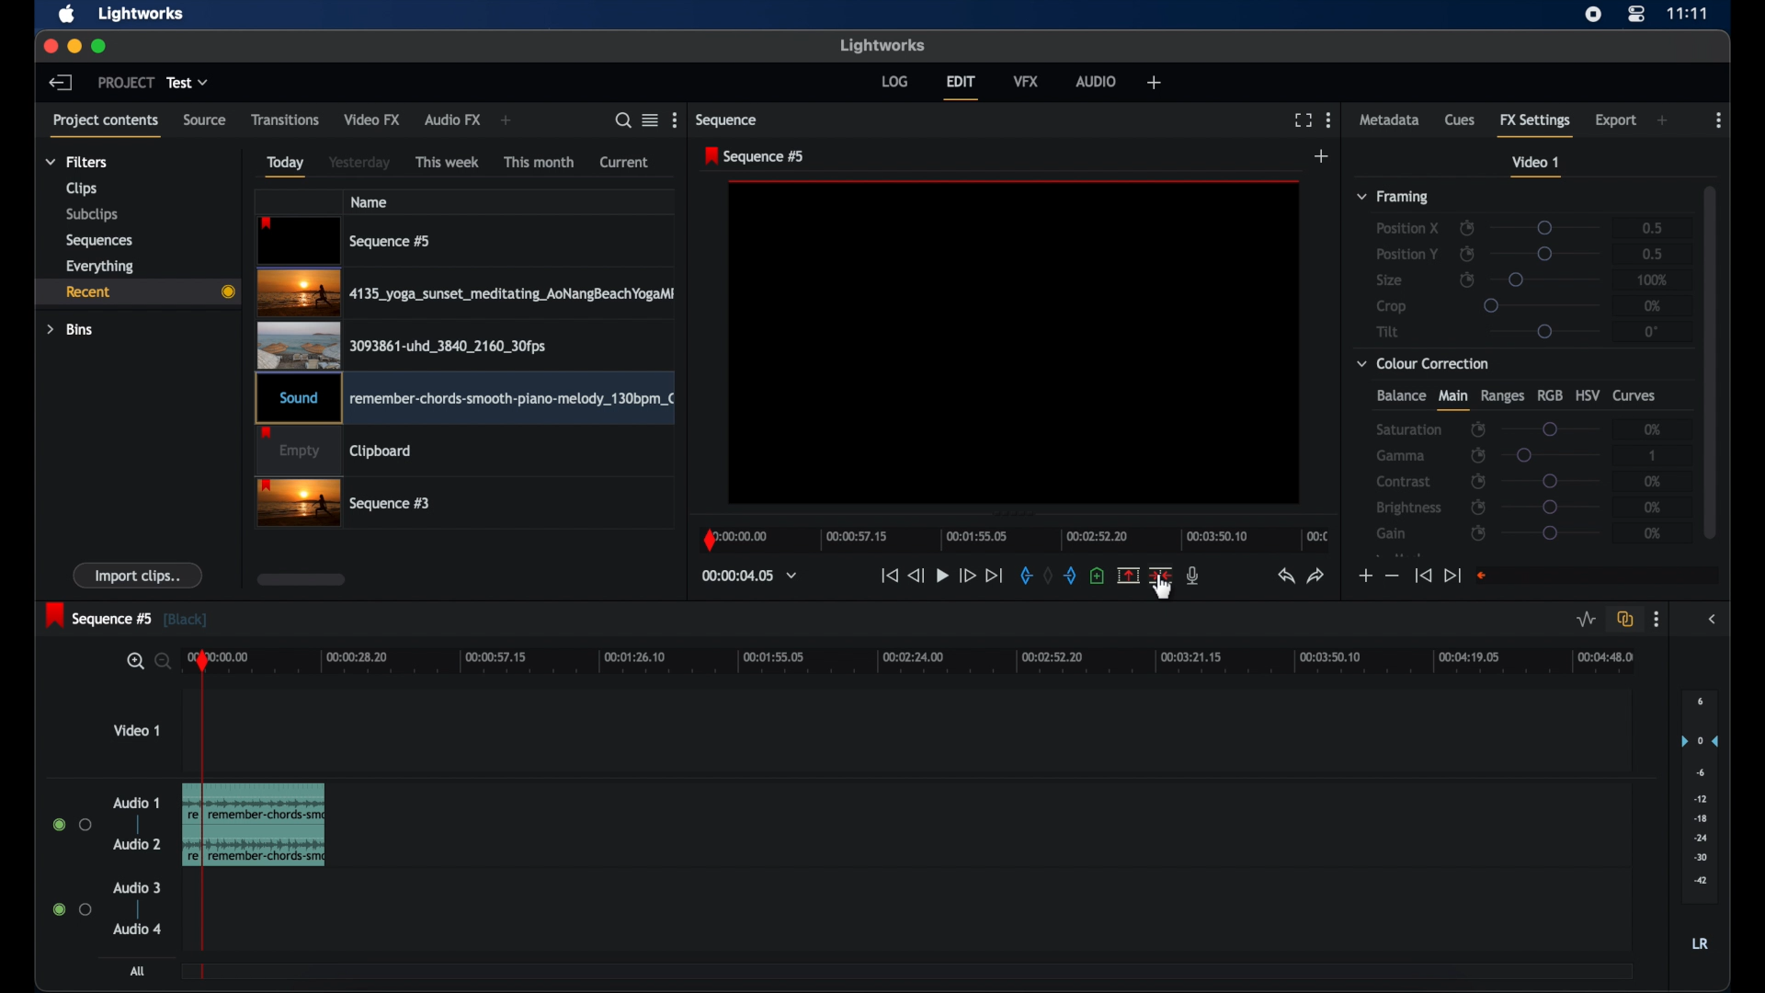  I want to click on 0%, so click(1655, 507).